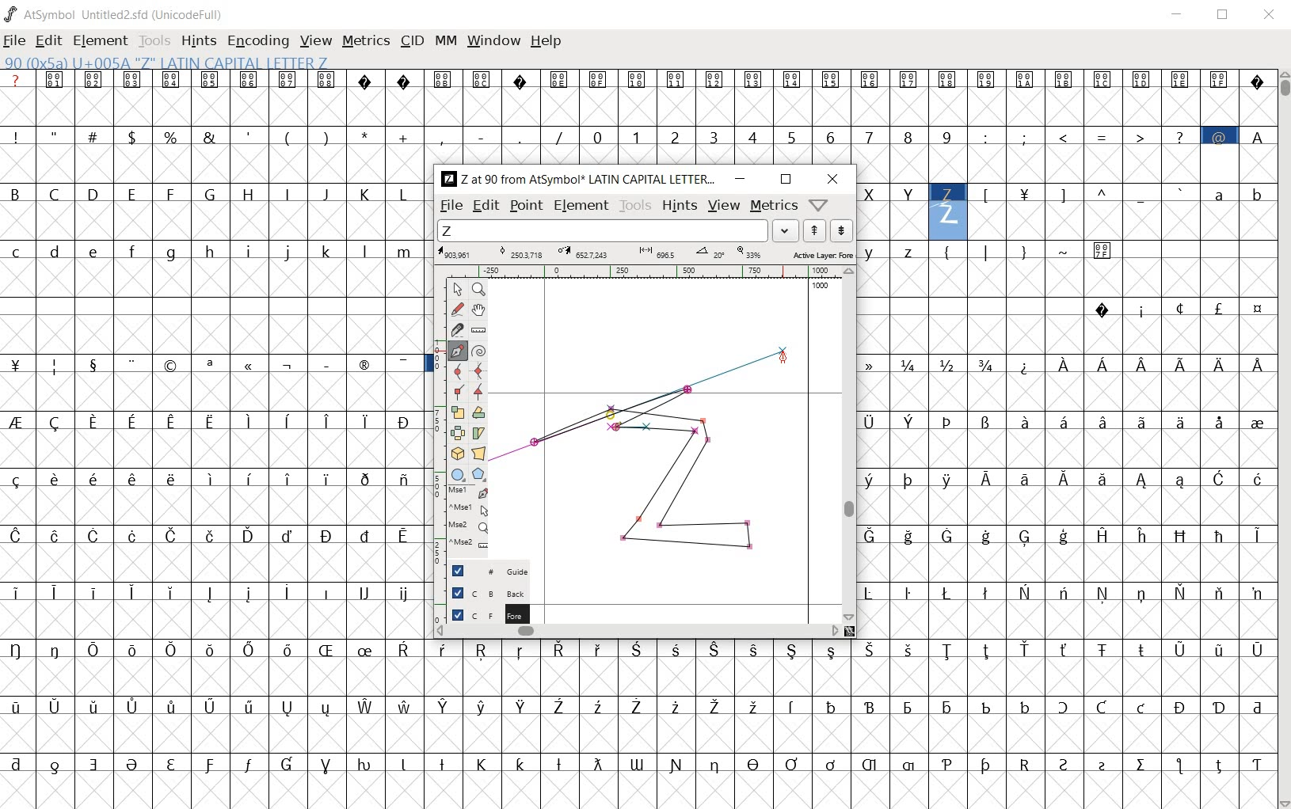  Describe the element at coordinates (645, 253) in the screenshot. I see `Active Layer: Fore` at that location.